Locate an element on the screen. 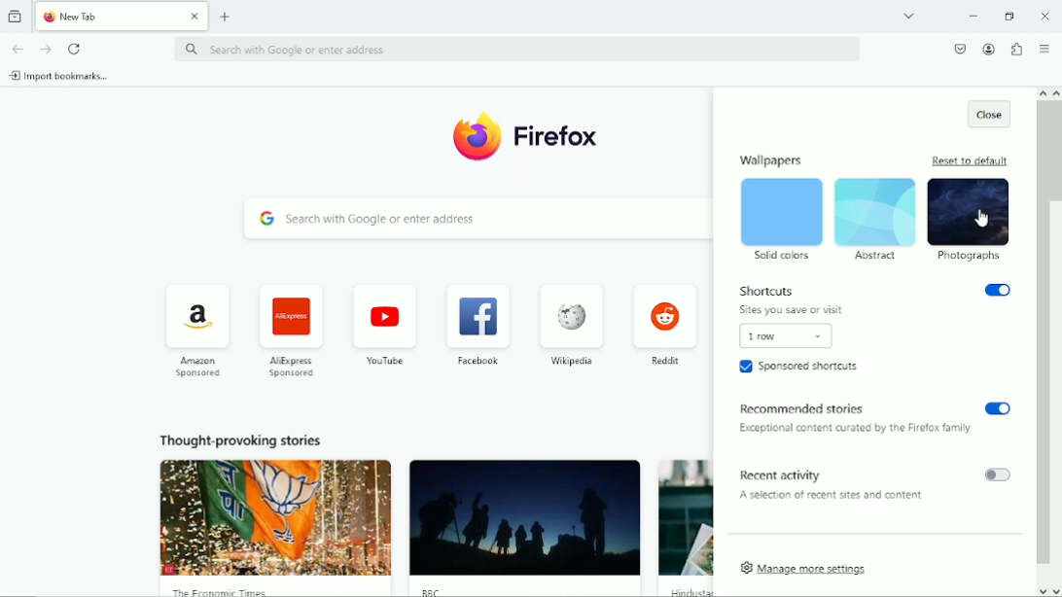 This screenshot has height=597, width=1062. scroll up is located at coordinates (1055, 92).